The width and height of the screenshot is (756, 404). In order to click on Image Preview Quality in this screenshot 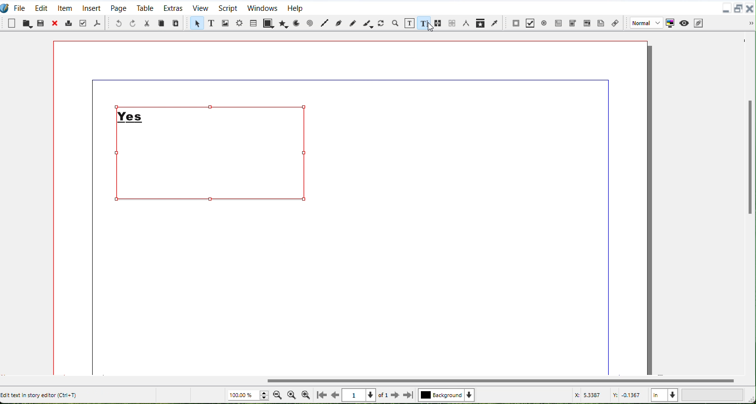, I will do `click(645, 23)`.